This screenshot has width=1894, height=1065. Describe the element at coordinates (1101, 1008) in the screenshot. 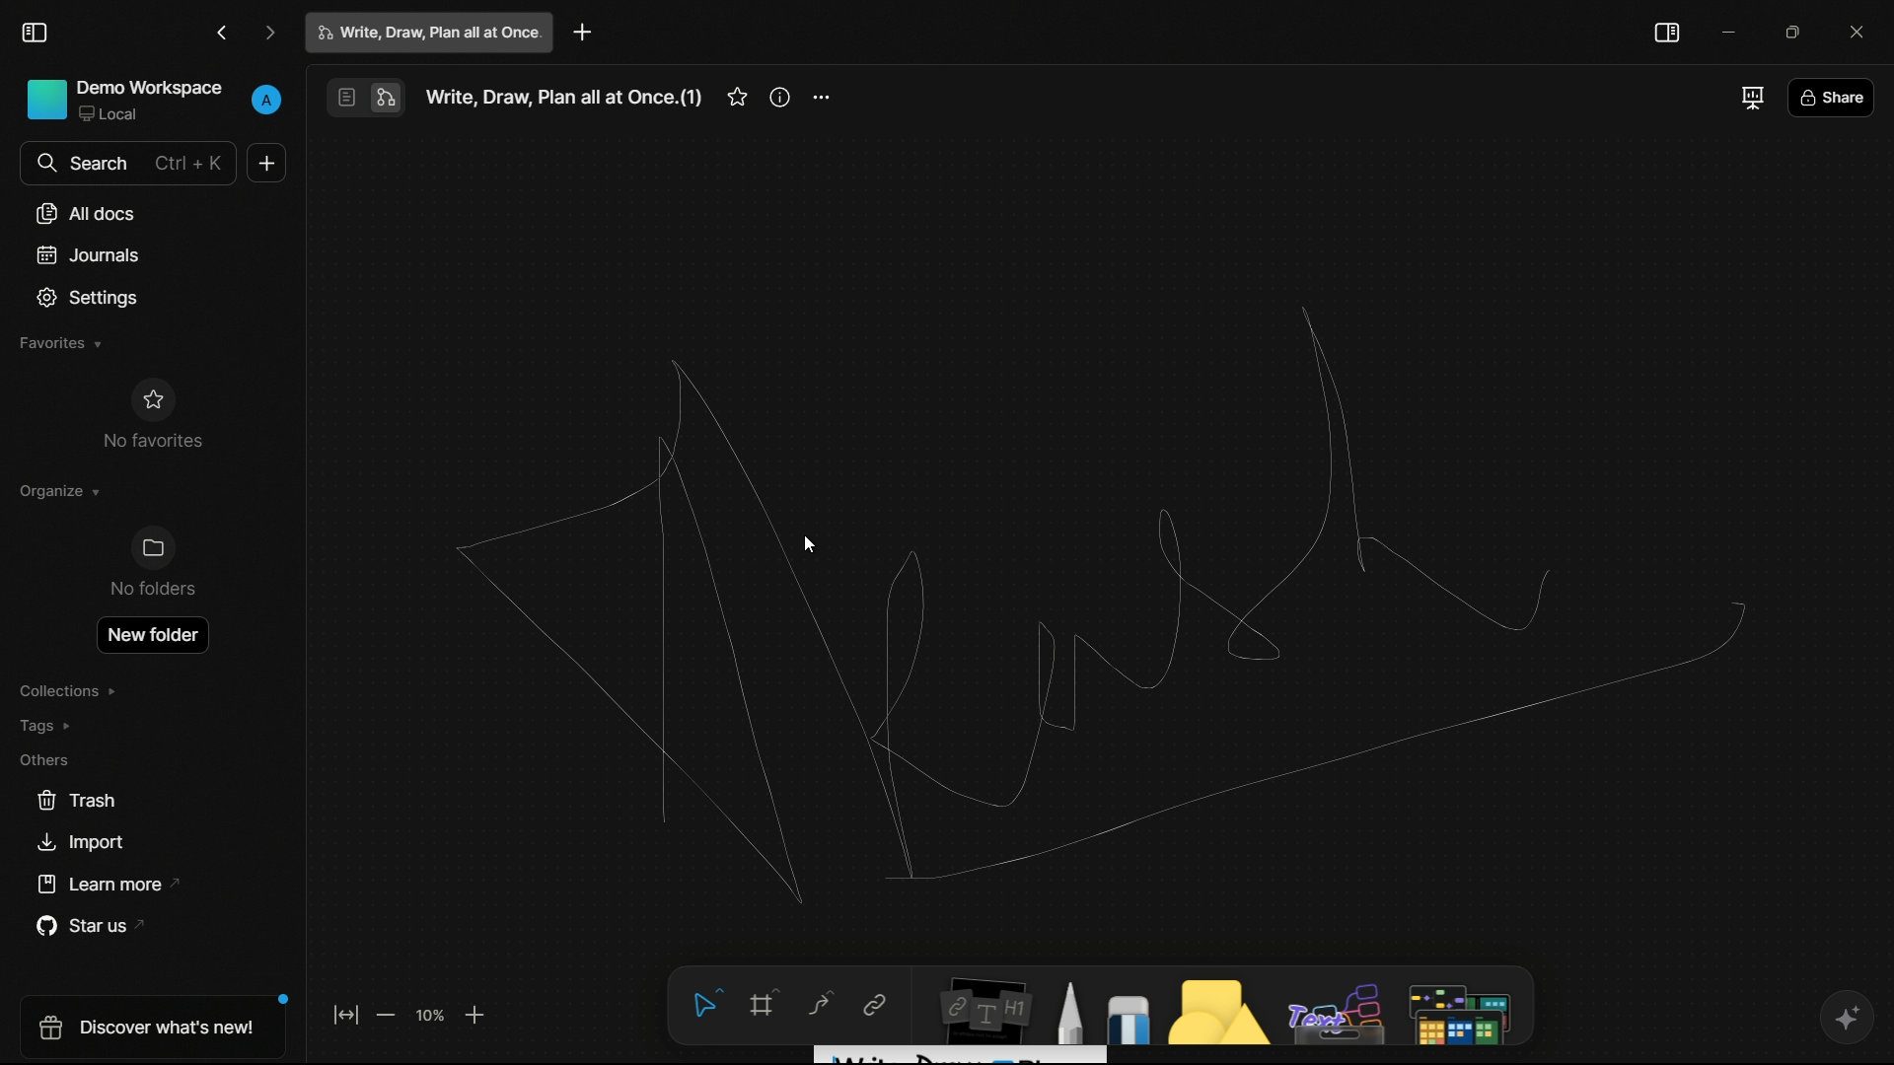

I see `draw` at that location.